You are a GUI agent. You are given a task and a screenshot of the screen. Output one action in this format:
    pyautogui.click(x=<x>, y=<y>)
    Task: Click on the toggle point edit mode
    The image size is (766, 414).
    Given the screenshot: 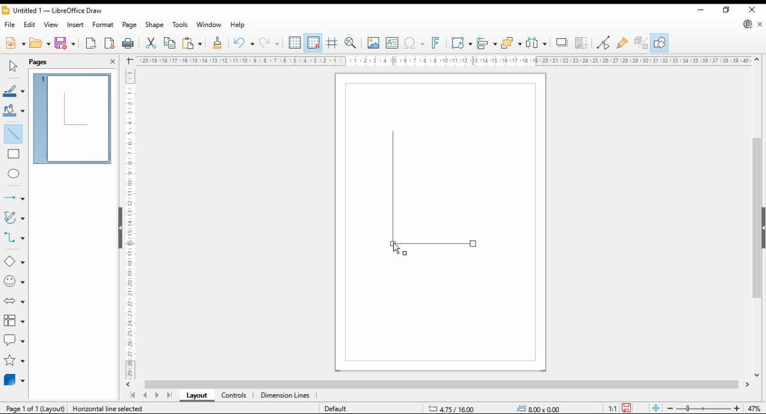 What is the action you would take?
    pyautogui.click(x=604, y=42)
    